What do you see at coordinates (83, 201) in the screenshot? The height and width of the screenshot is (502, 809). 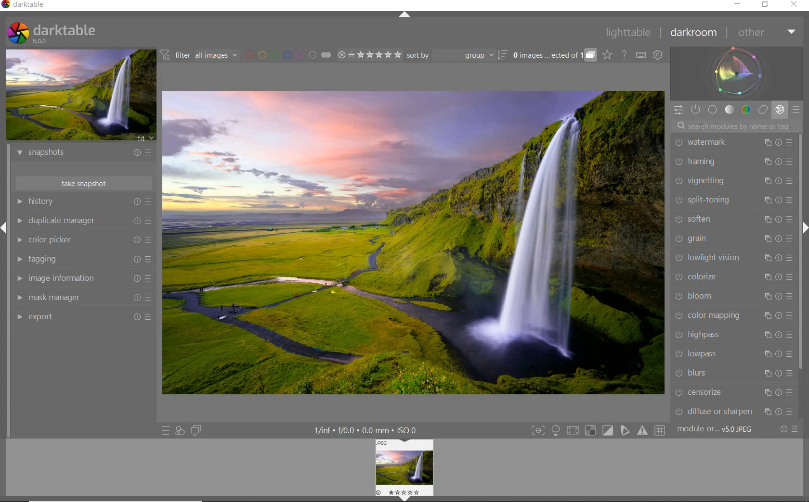 I see `history` at bounding box center [83, 201].